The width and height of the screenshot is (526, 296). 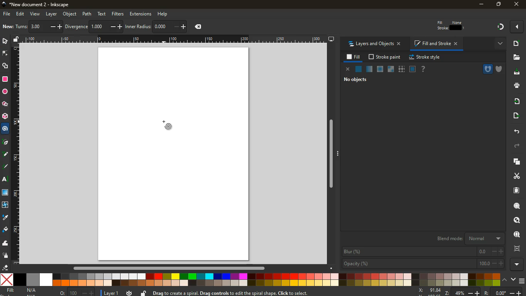 What do you see at coordinates (118, 13) in the screenshot?
I see `filters` at bounding box center [118, 13].